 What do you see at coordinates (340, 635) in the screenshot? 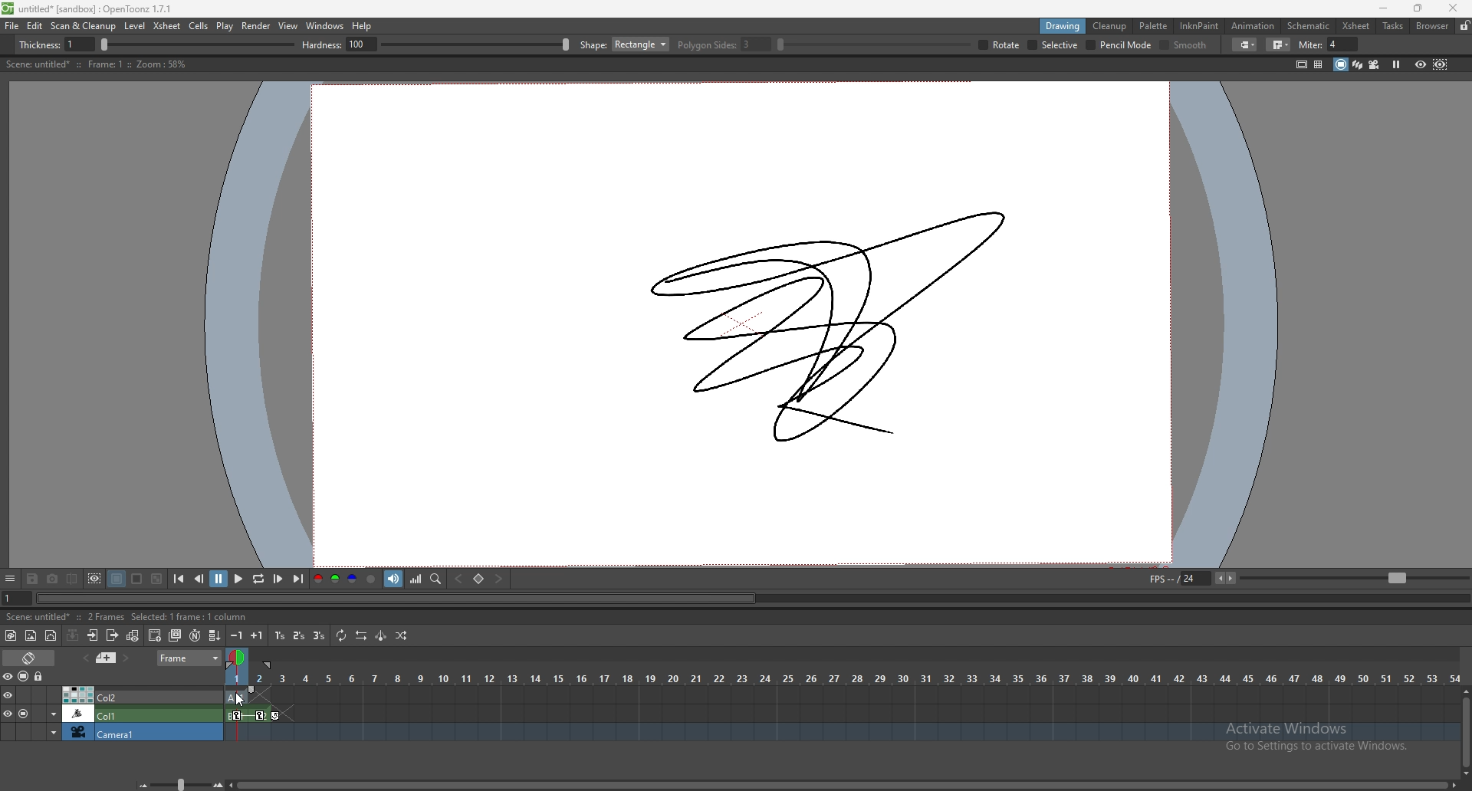
I see `repeat` at bounding box center [340, 635].